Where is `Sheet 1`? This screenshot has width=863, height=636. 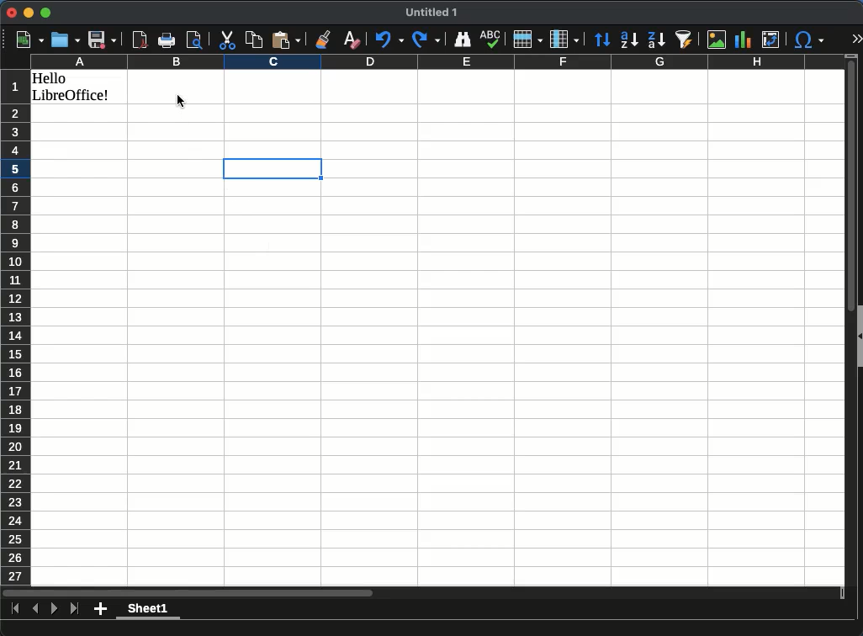
Sheet 1 is located at coordinates (148, 611).